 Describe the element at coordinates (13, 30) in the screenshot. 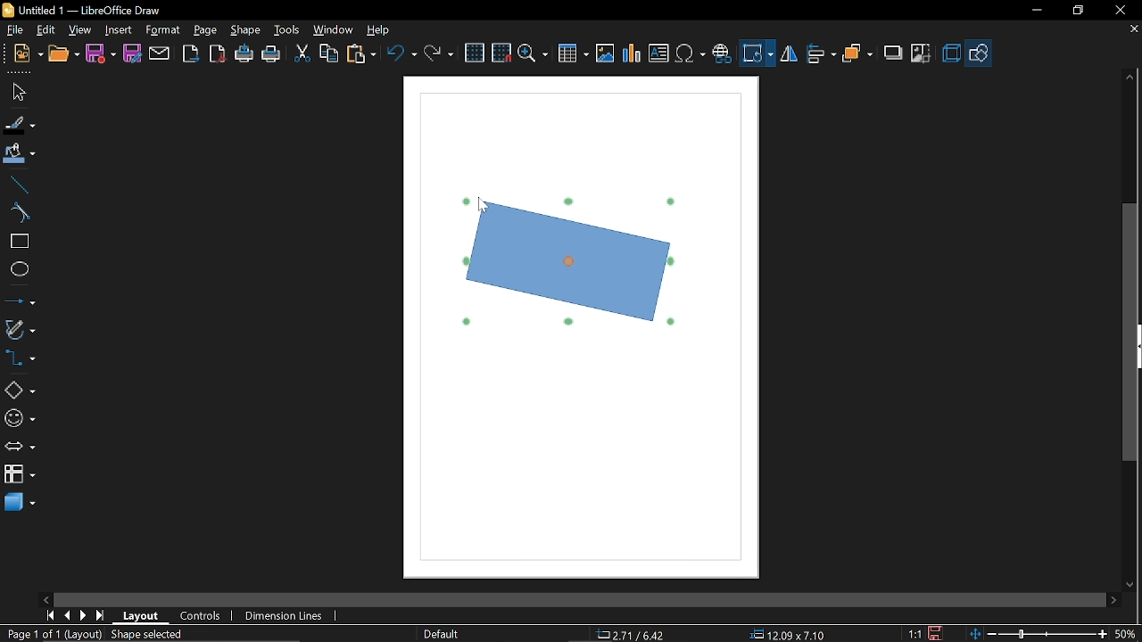

I see `file ` at that location.